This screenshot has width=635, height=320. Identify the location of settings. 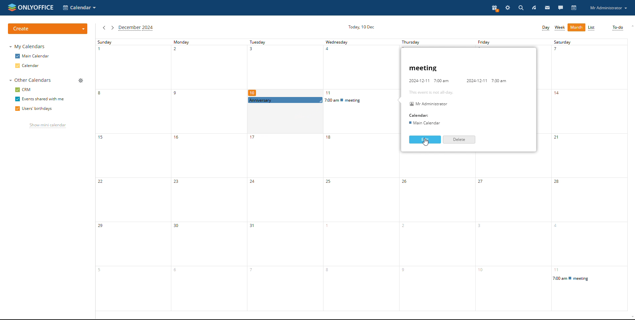
(507, 8).